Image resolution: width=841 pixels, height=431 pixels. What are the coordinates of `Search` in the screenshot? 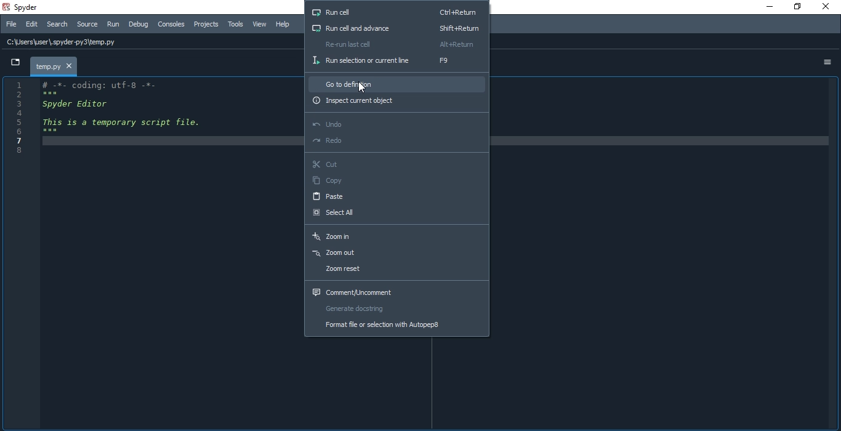 It's located at (57, 24).